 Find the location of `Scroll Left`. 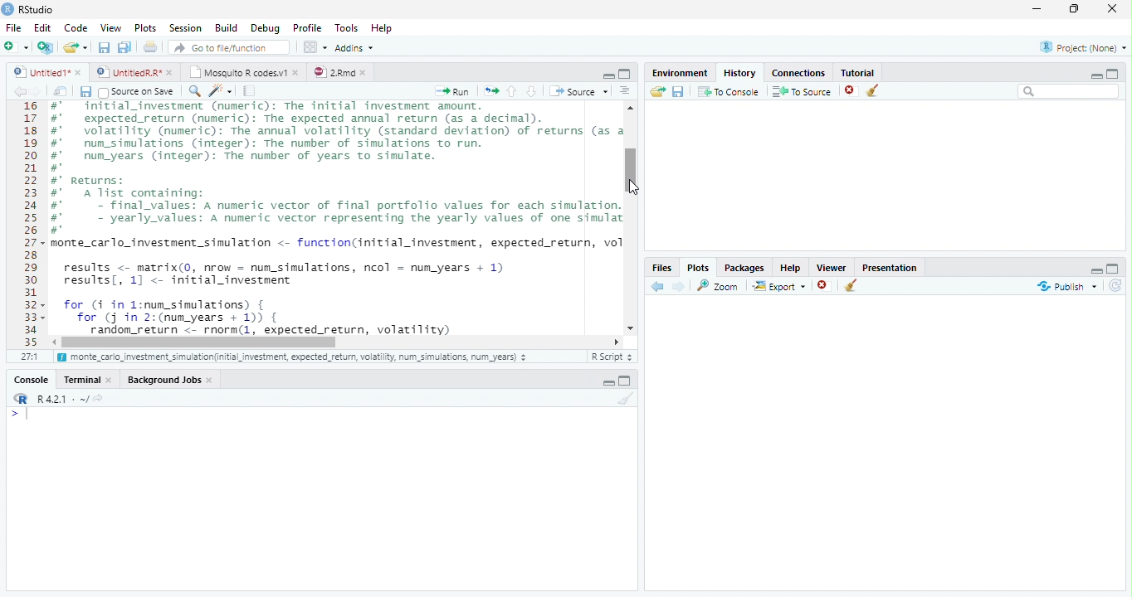

Scroll Left is located at coordinates (53, 342).